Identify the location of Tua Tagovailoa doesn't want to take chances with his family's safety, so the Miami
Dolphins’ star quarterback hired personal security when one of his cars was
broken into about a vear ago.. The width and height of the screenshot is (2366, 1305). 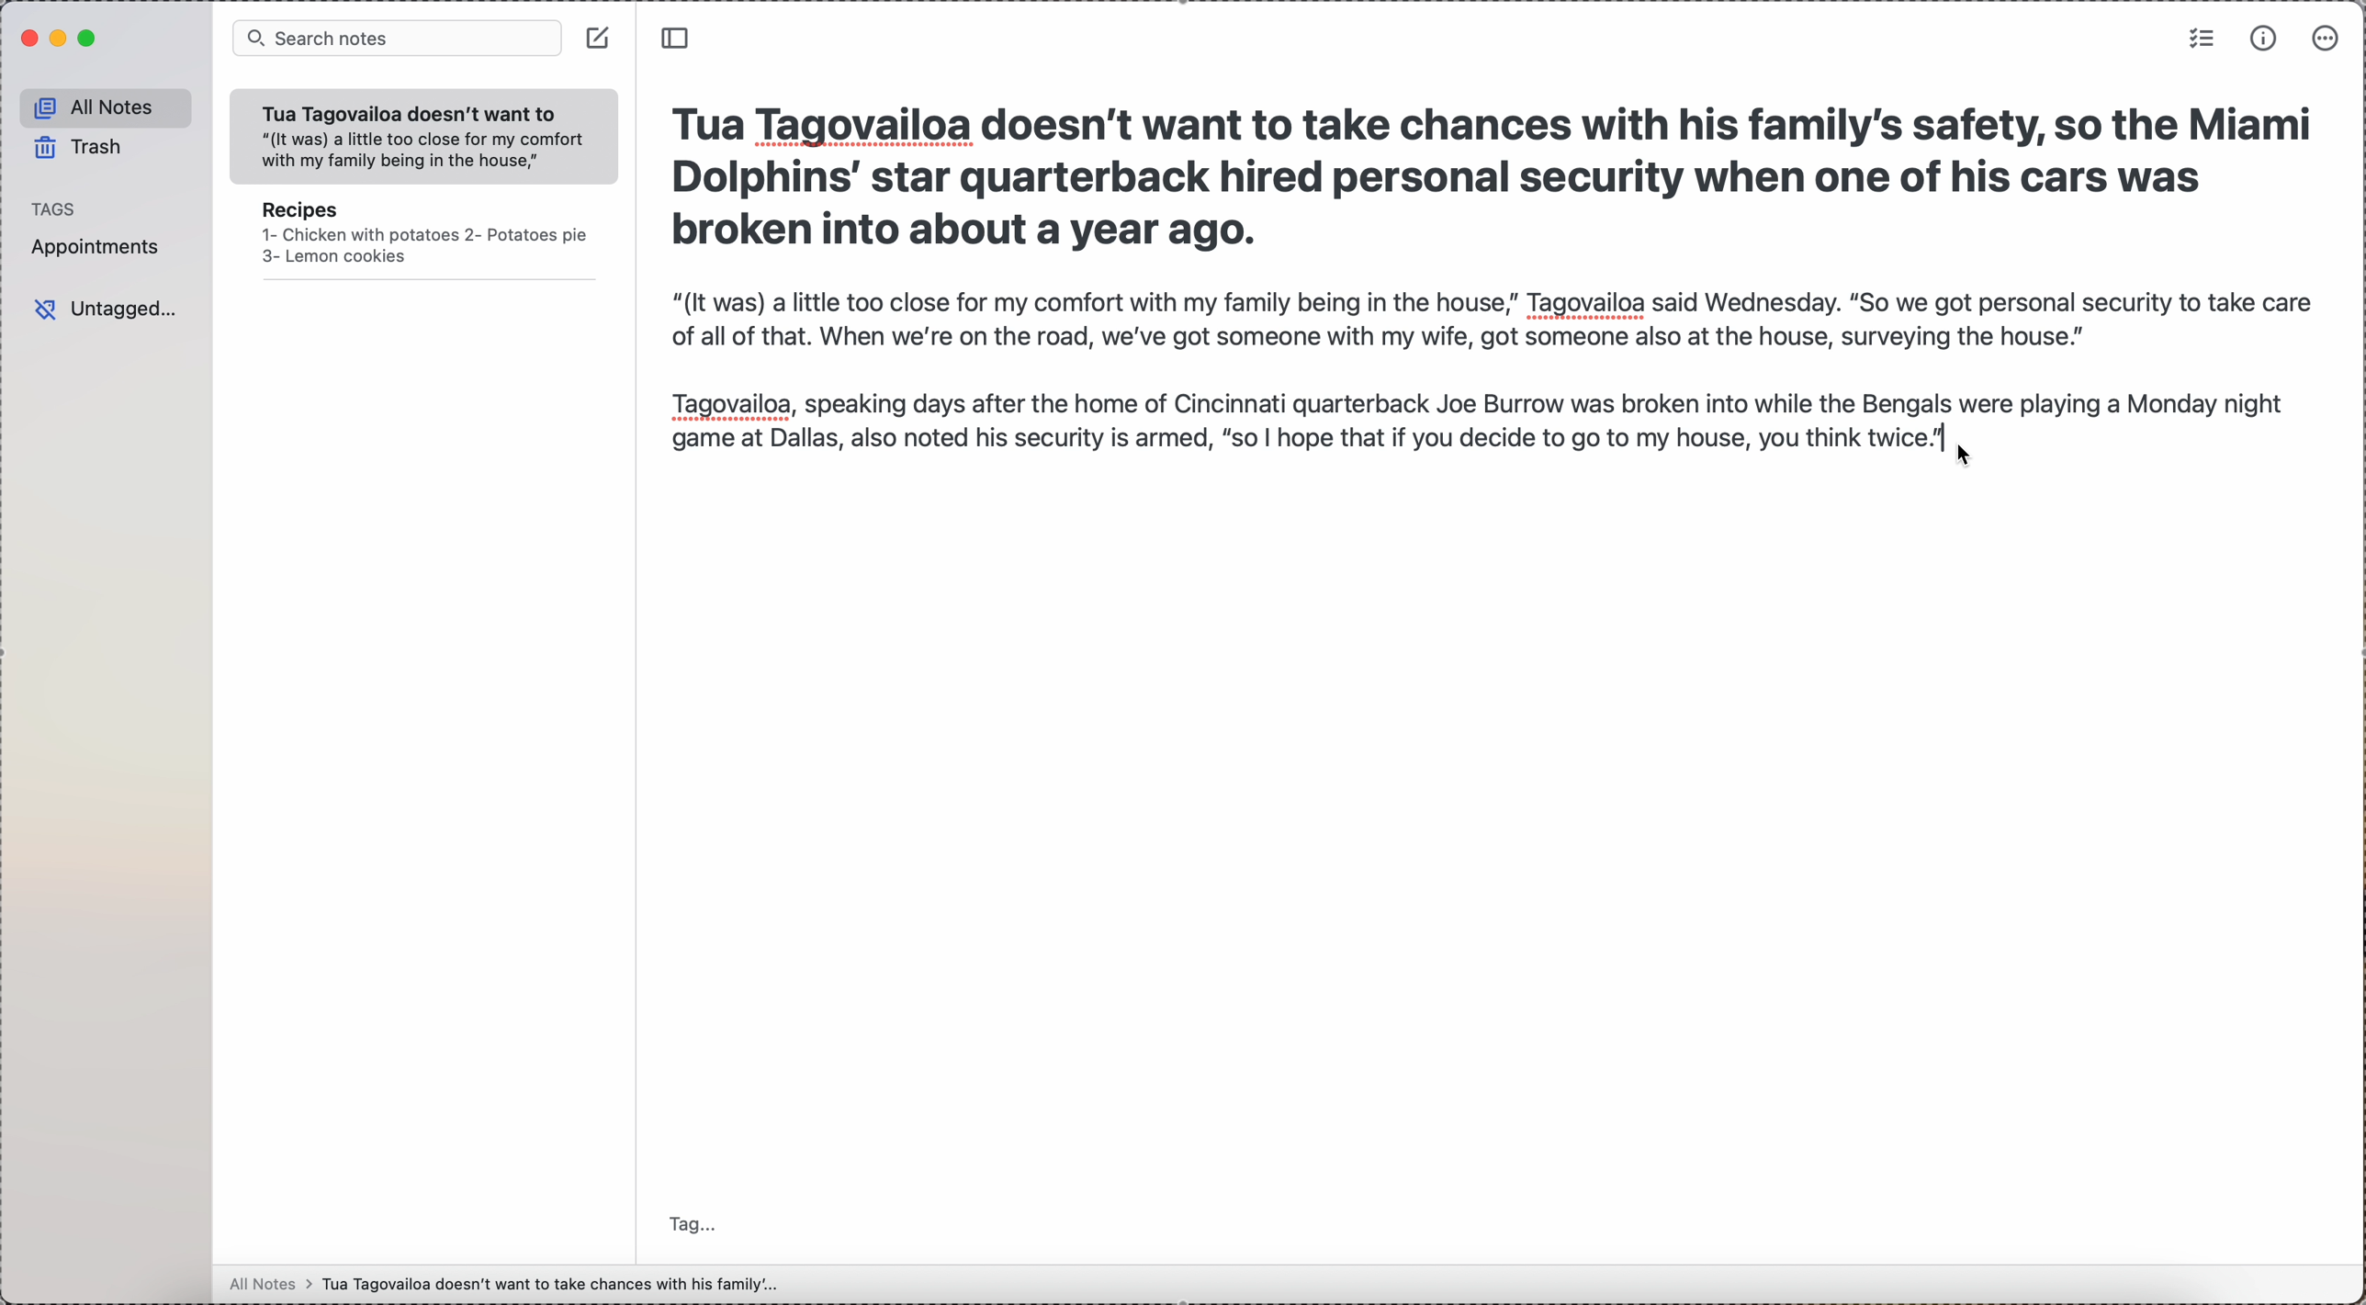
(1492, 174).